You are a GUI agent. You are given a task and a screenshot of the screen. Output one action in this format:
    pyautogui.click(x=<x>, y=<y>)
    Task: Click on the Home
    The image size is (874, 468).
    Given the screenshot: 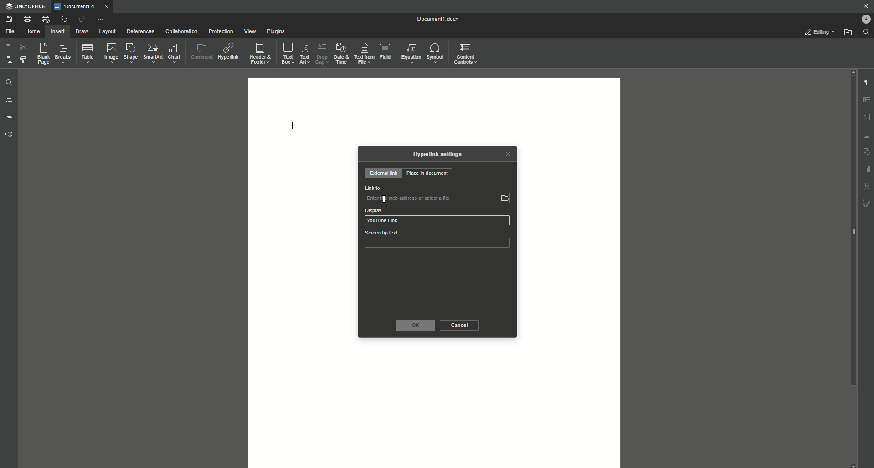 What is the action you would take?
    pyautogui.click(x=33, y=31)
    